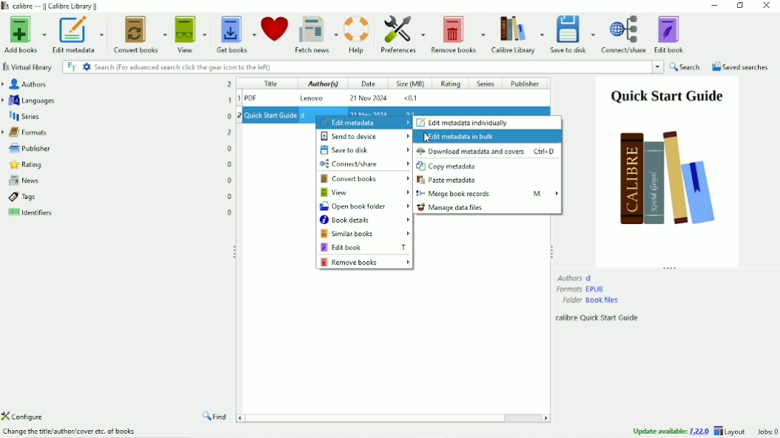  Describe the element at coordinates (365, 193) in the screenshot. I see `View` at that location.